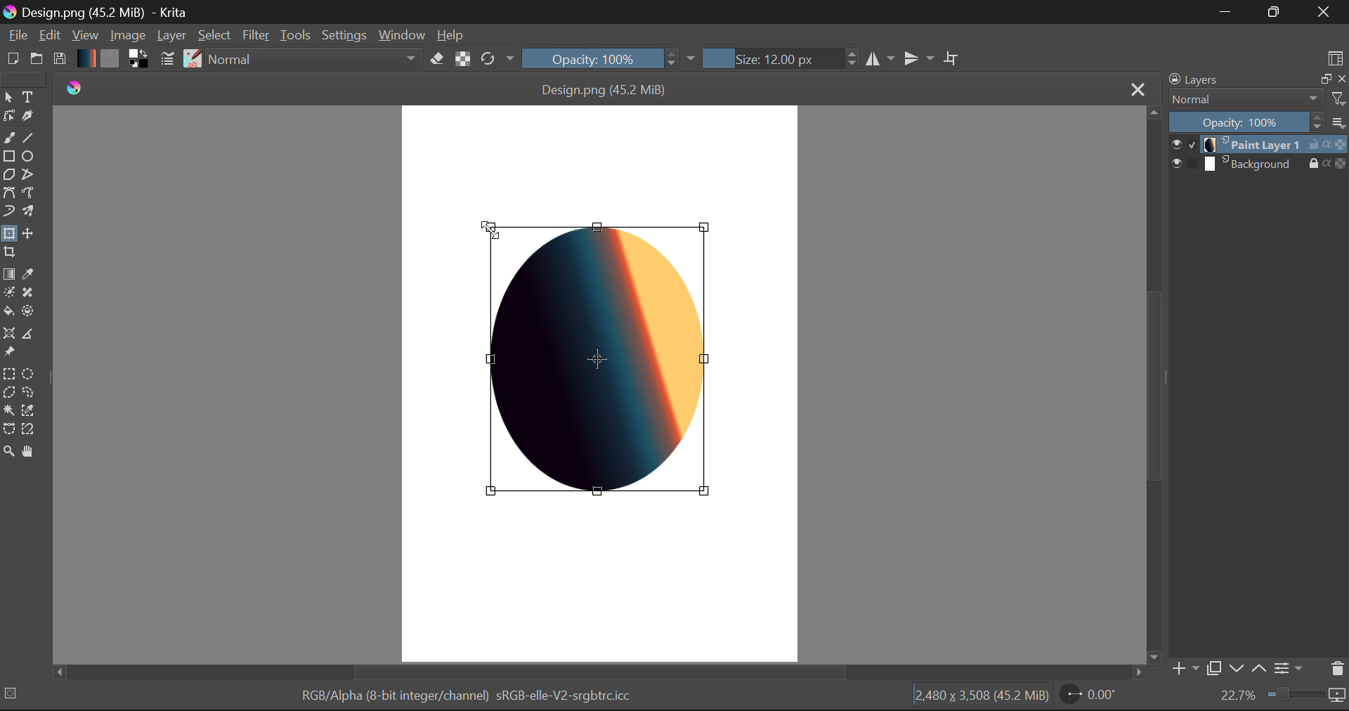  I want to click on Copy Layer, so click(1213, 668).